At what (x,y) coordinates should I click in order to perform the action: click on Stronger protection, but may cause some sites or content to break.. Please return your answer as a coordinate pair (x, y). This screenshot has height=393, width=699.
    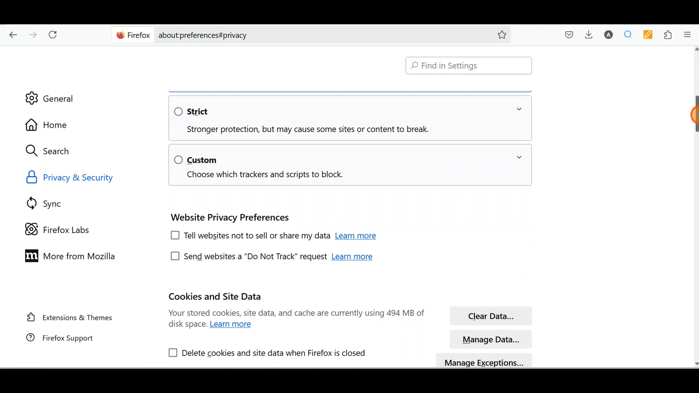
    Looking at the image, I should click on (301, 130).